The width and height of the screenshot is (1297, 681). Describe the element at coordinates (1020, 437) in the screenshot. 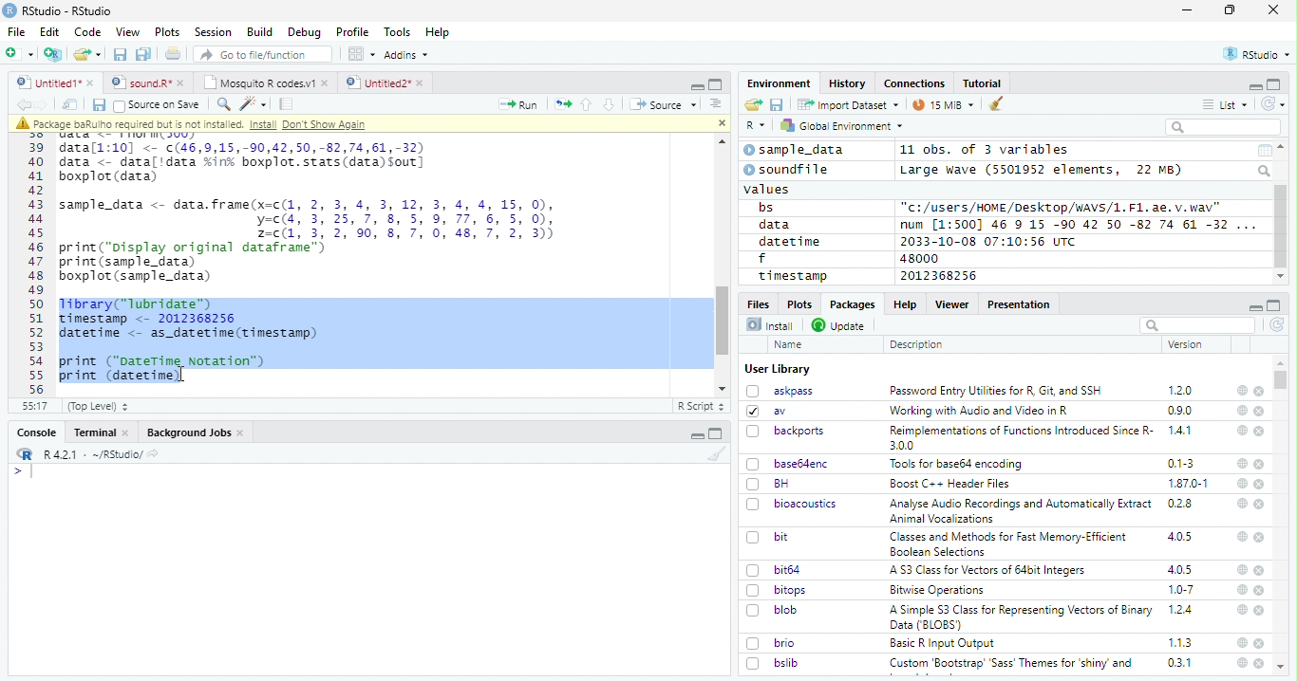

I see `Reimplementations of Functions Introduced Since R-
300` at that location.